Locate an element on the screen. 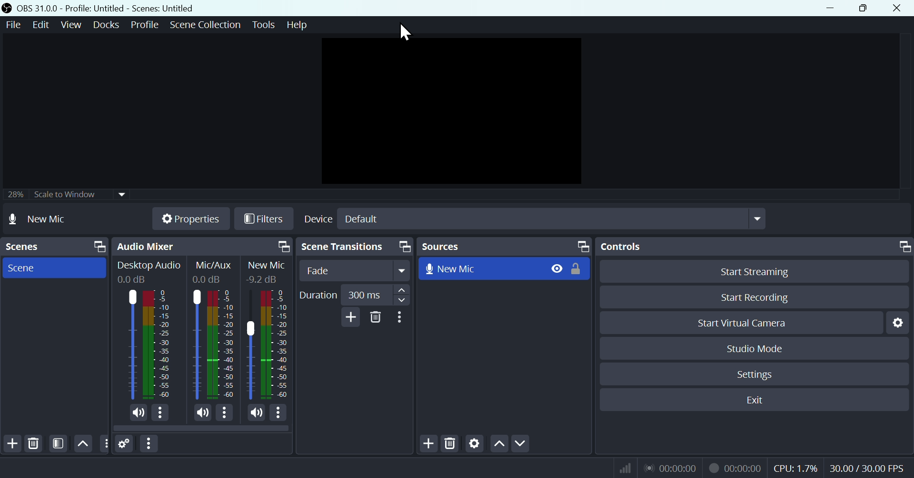 The width and height of the screenshot is (914, 478). Mic/Aux is located at coordinates (196, 344).